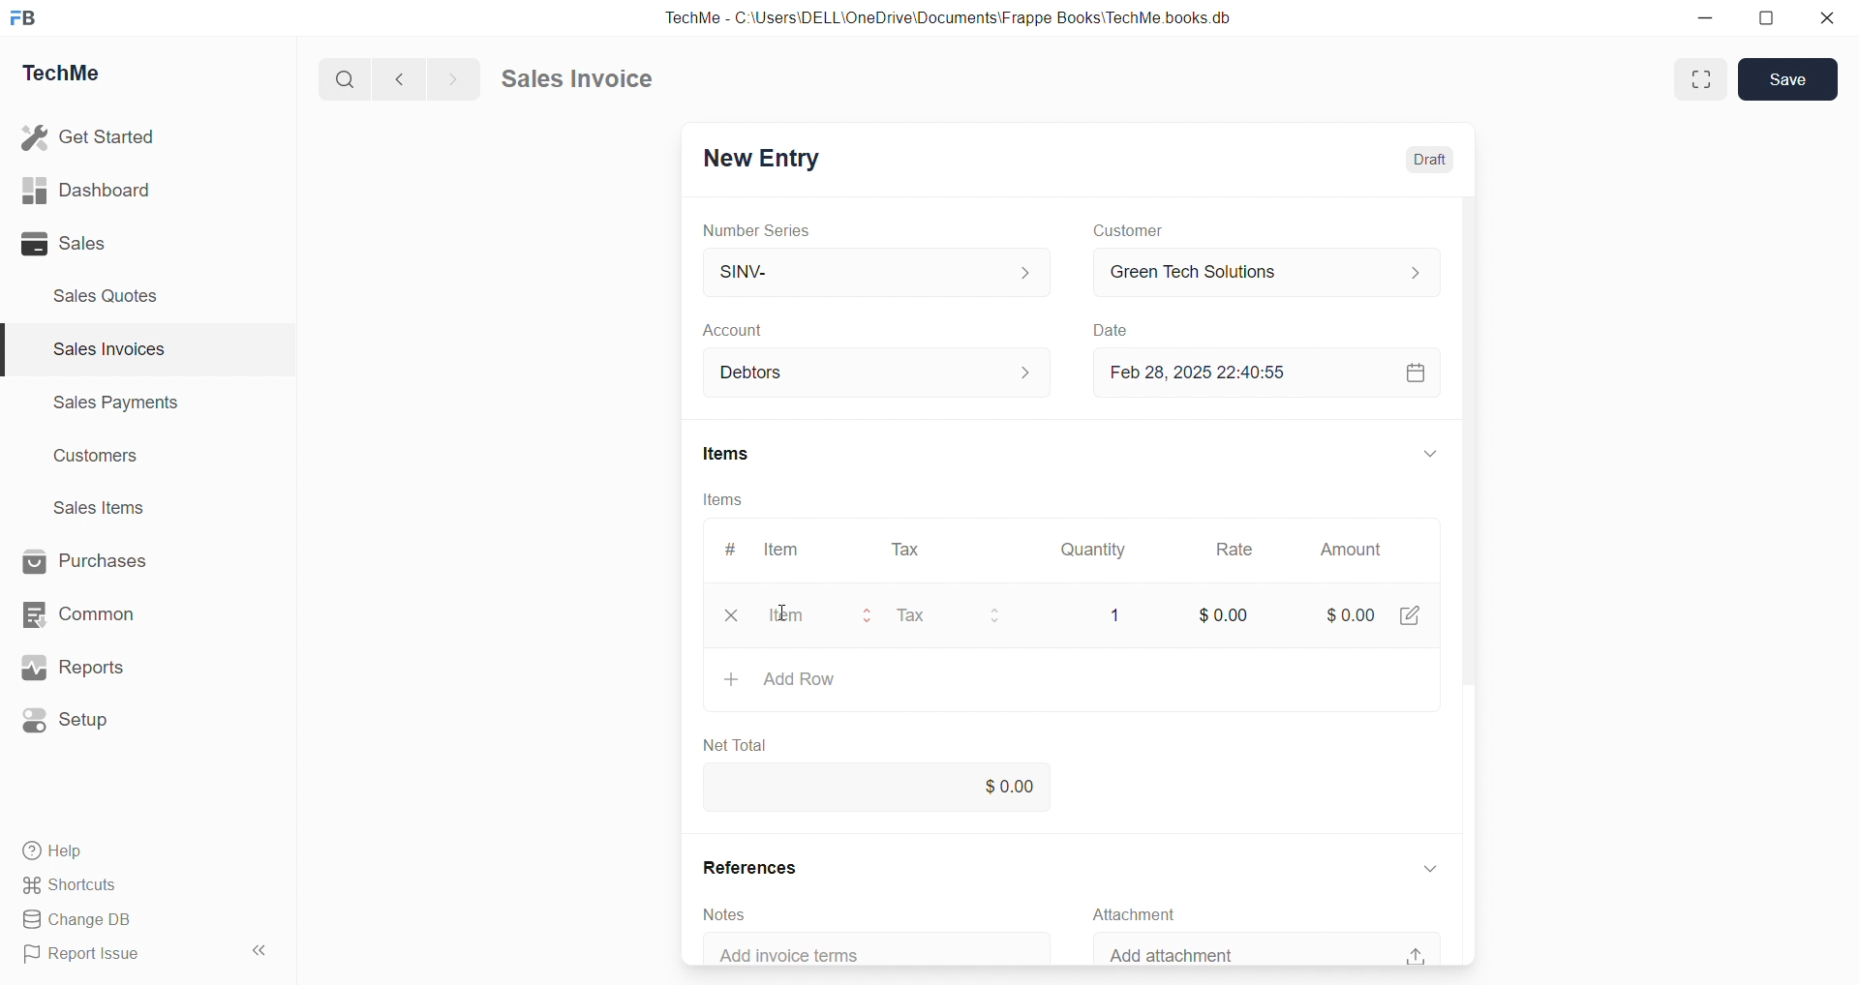  Describe the element at coordinates (728, 453) in the screenshot. I see `Items` at that location.